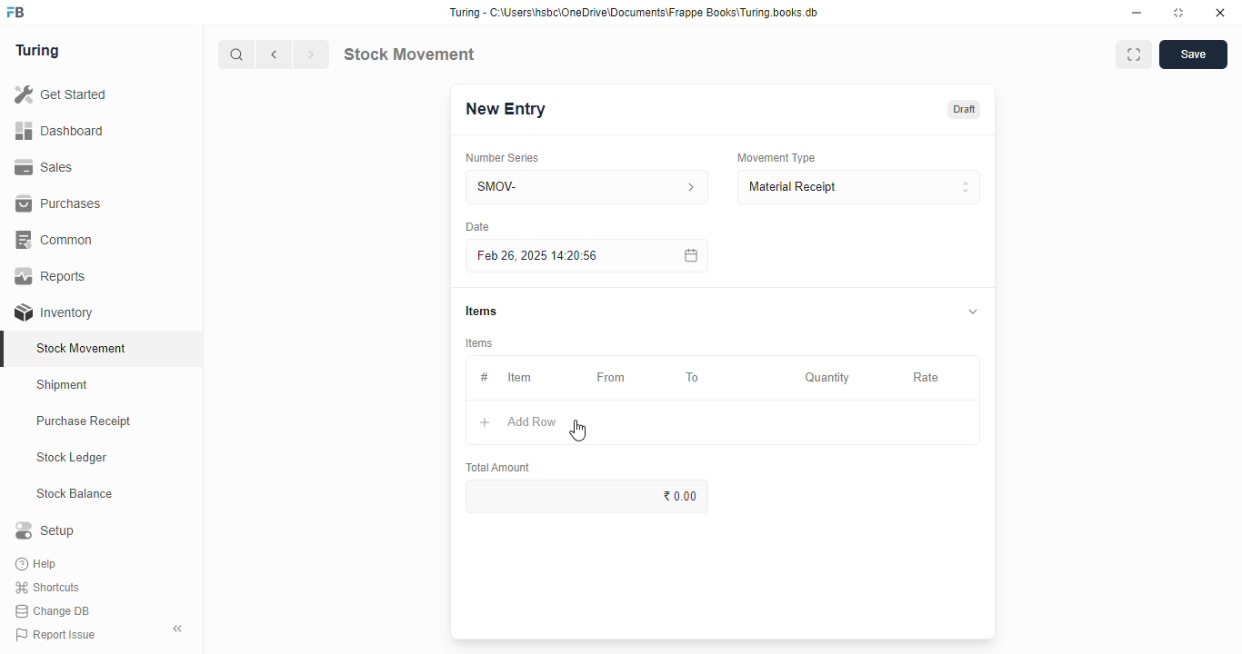 Image resolution: width=1242 pixels, height=654 pixels. I want to click on purchases, so click(58, 203).